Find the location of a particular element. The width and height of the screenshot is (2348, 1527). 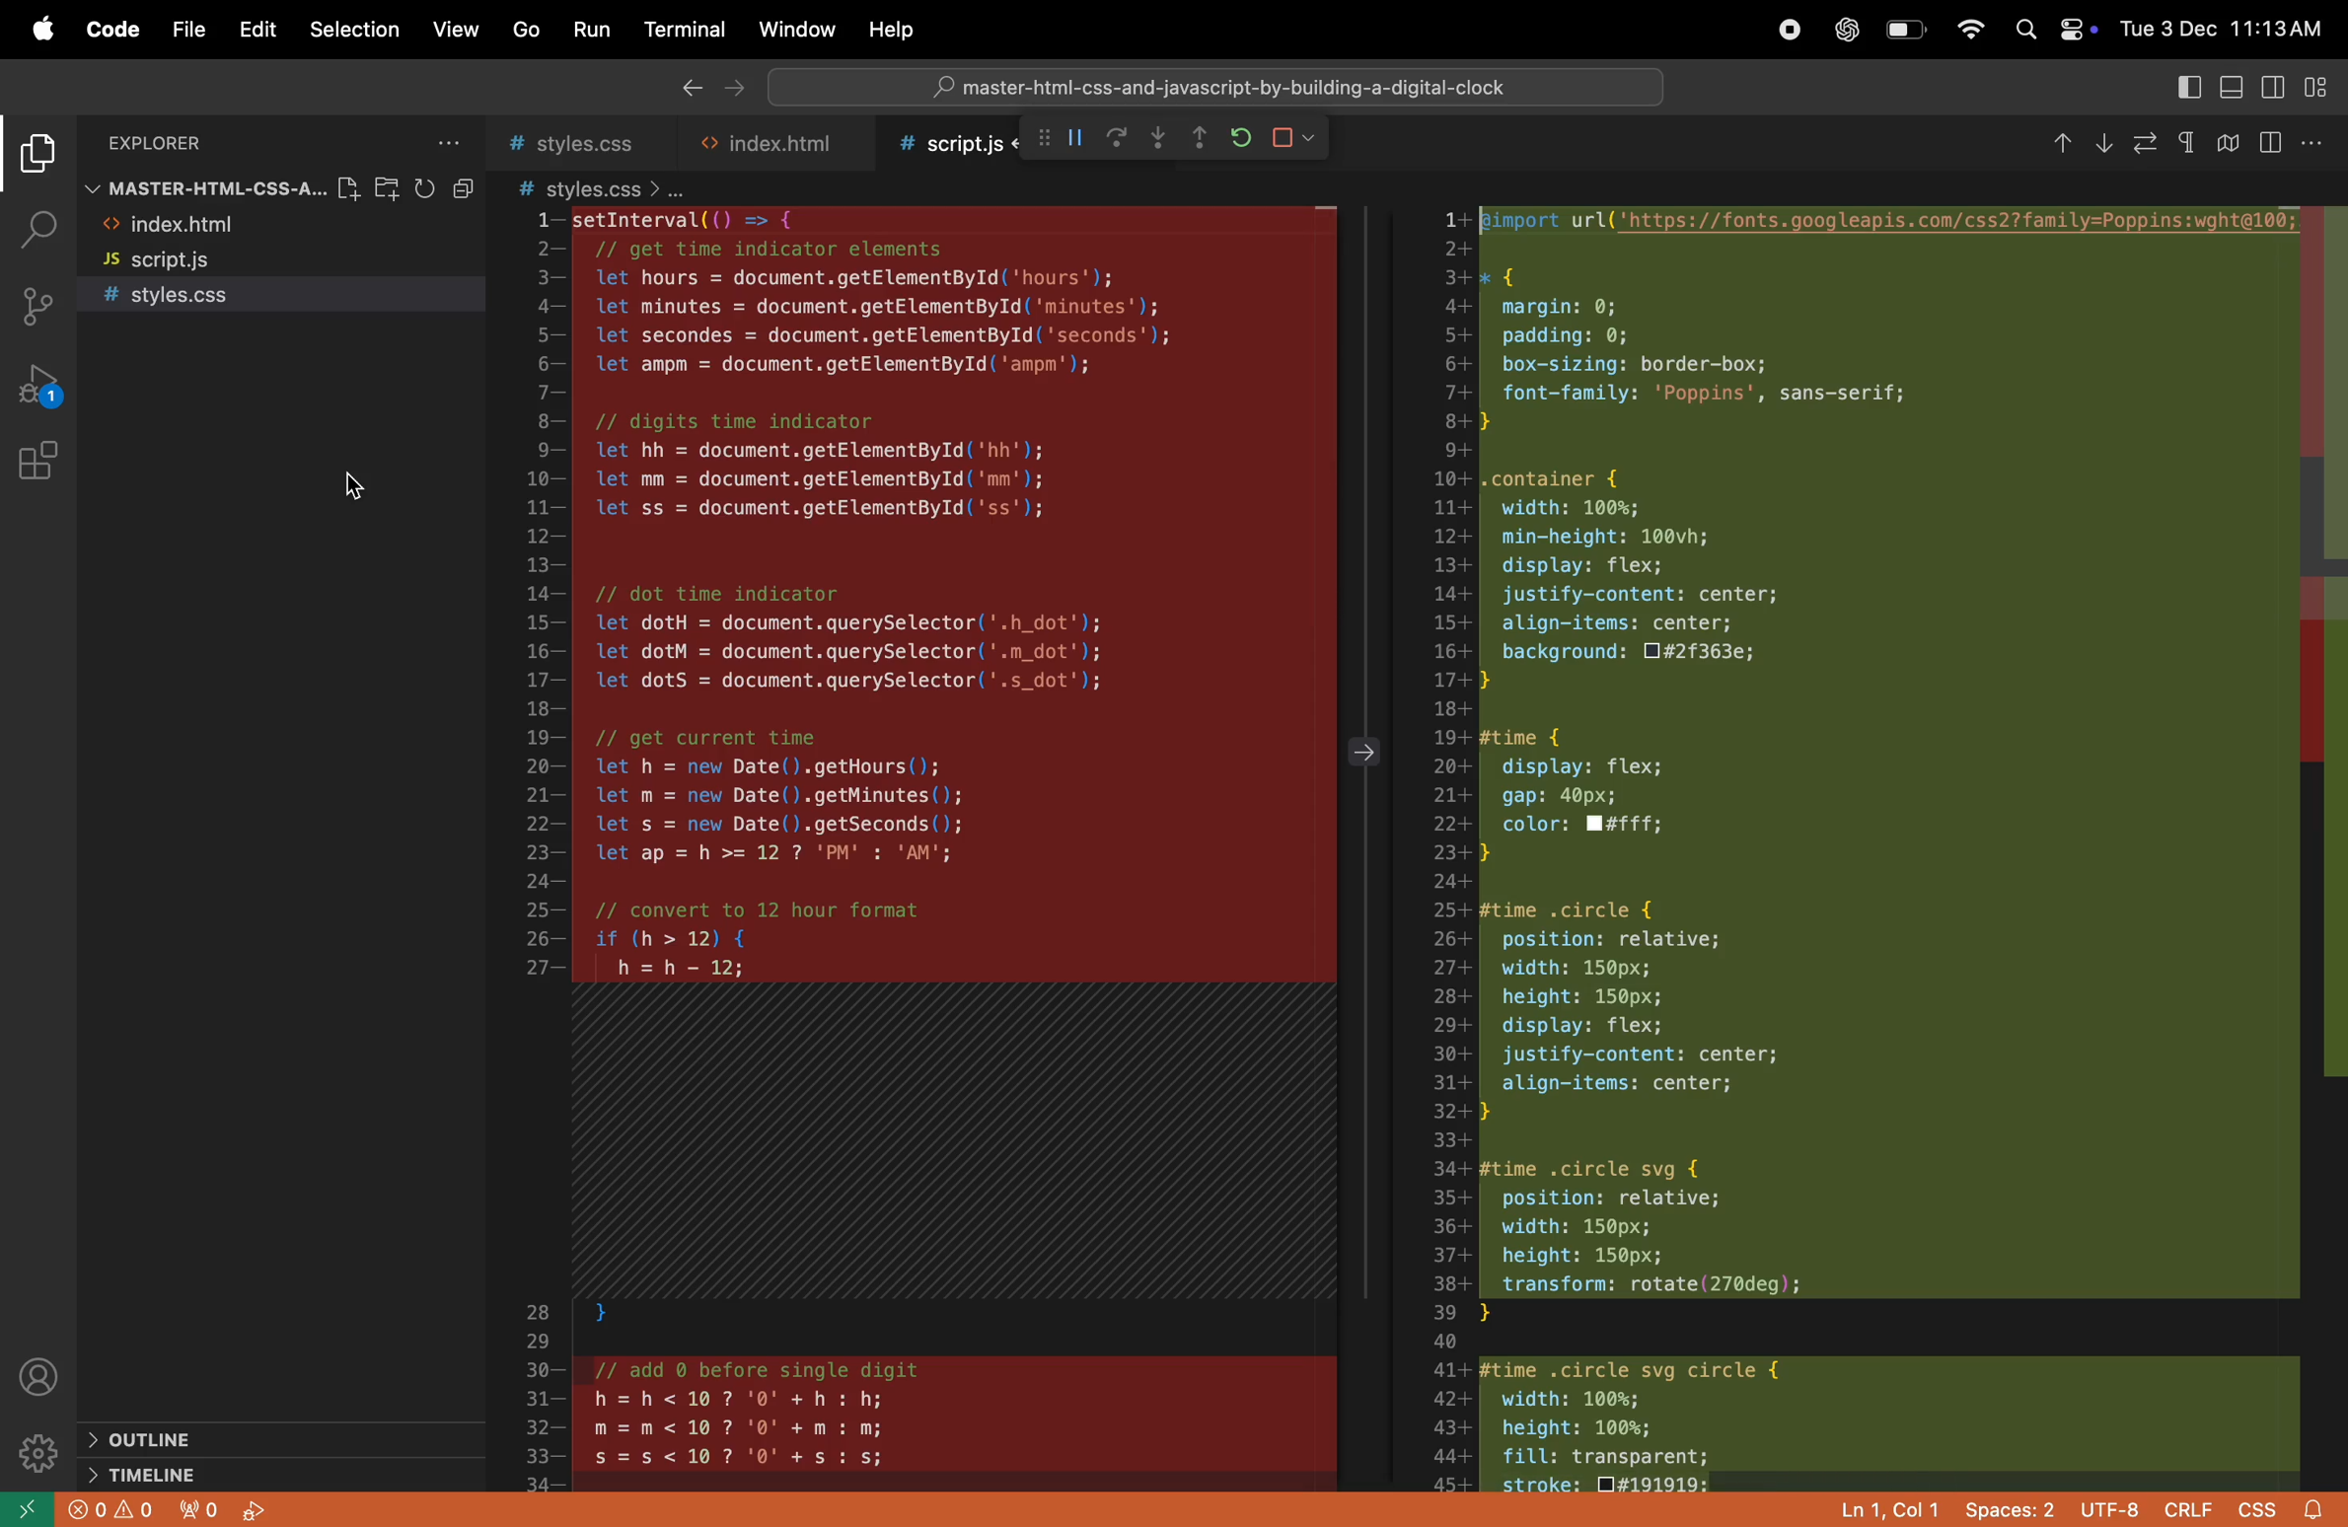

style css is located at coordinates (599, 186).